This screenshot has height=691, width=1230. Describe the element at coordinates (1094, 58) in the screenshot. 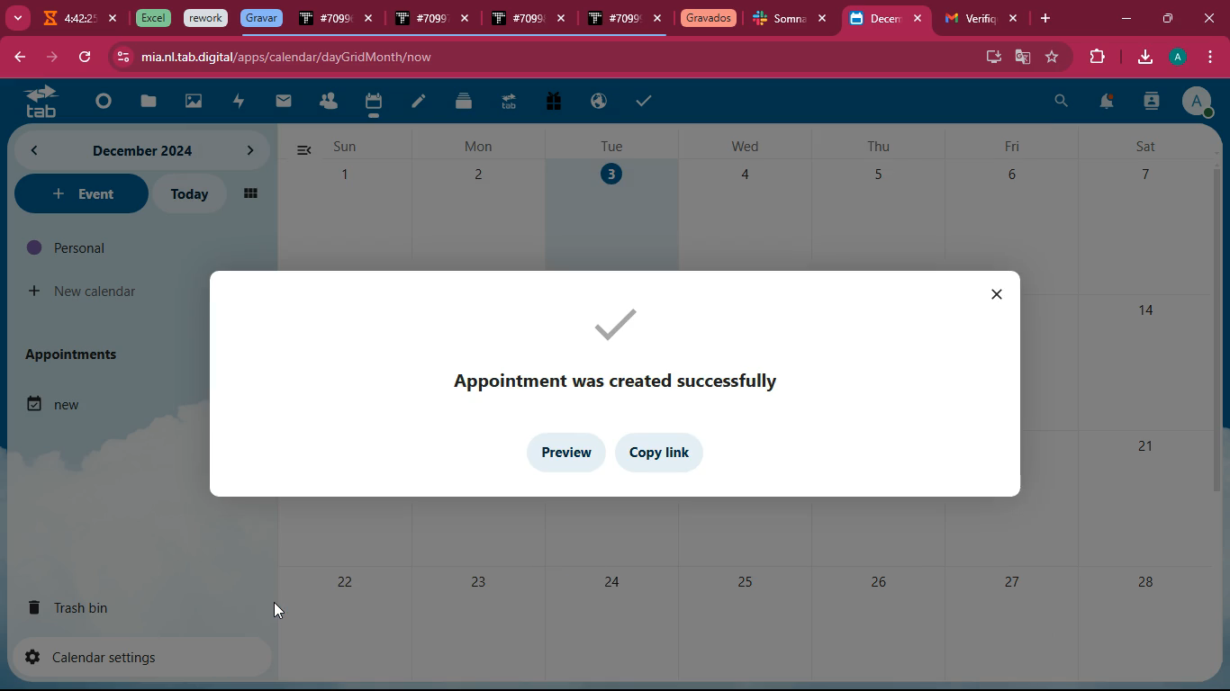

I see `extensions` at that location.